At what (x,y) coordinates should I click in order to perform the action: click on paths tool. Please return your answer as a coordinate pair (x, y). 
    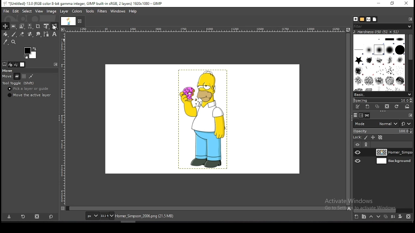
    Looking at the image, I should click on (46, 34).